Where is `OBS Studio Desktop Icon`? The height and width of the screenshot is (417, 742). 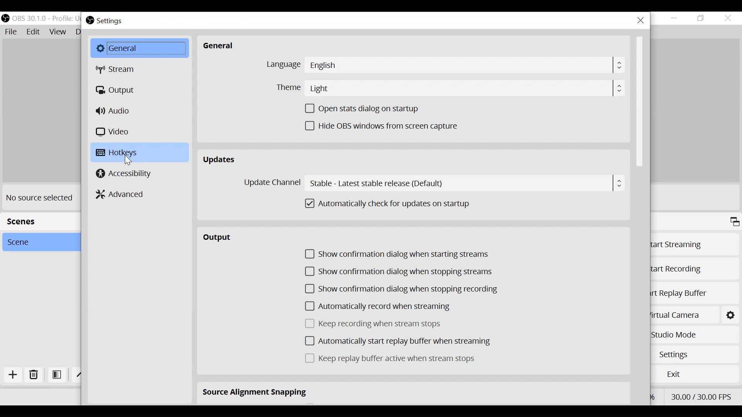
OBS Studio Desktop Icon is located at coordinates (6, 18).